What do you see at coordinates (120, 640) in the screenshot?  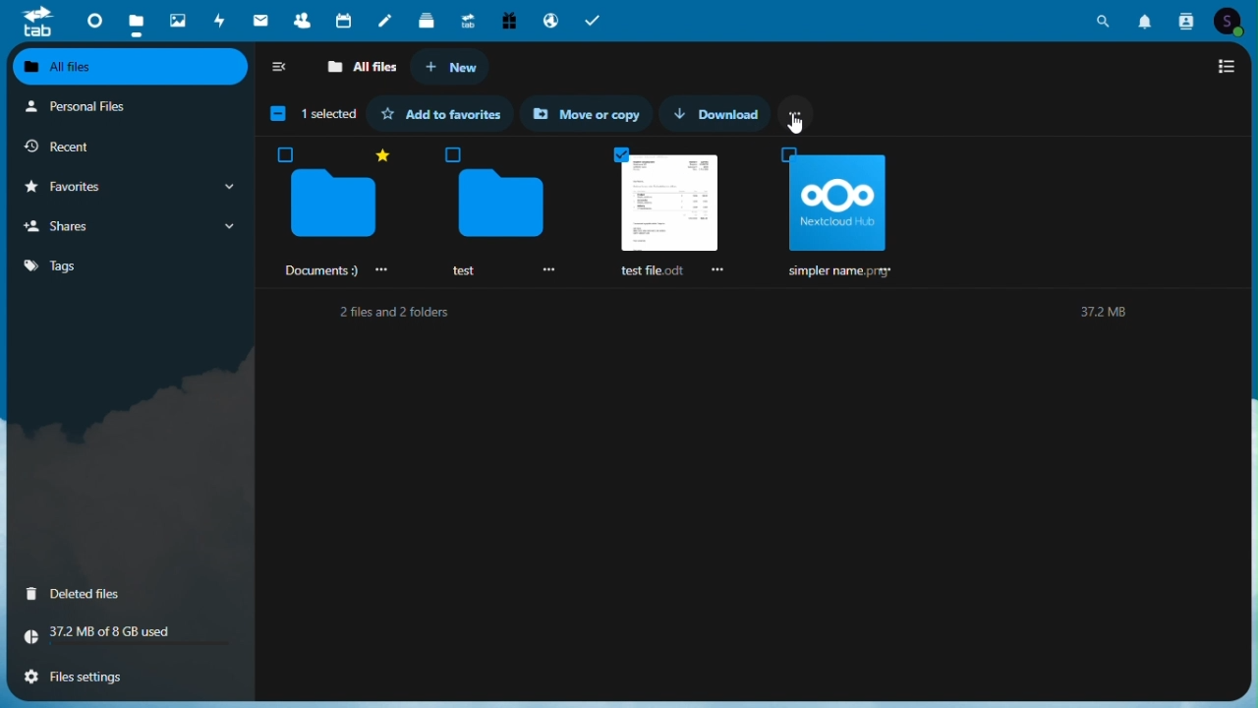 I see `Storage` at bounding box center [120, 640].